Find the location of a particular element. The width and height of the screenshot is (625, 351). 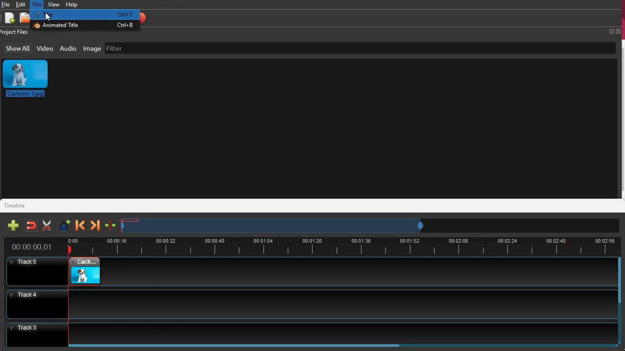

add is located at coordinates (9, 19).